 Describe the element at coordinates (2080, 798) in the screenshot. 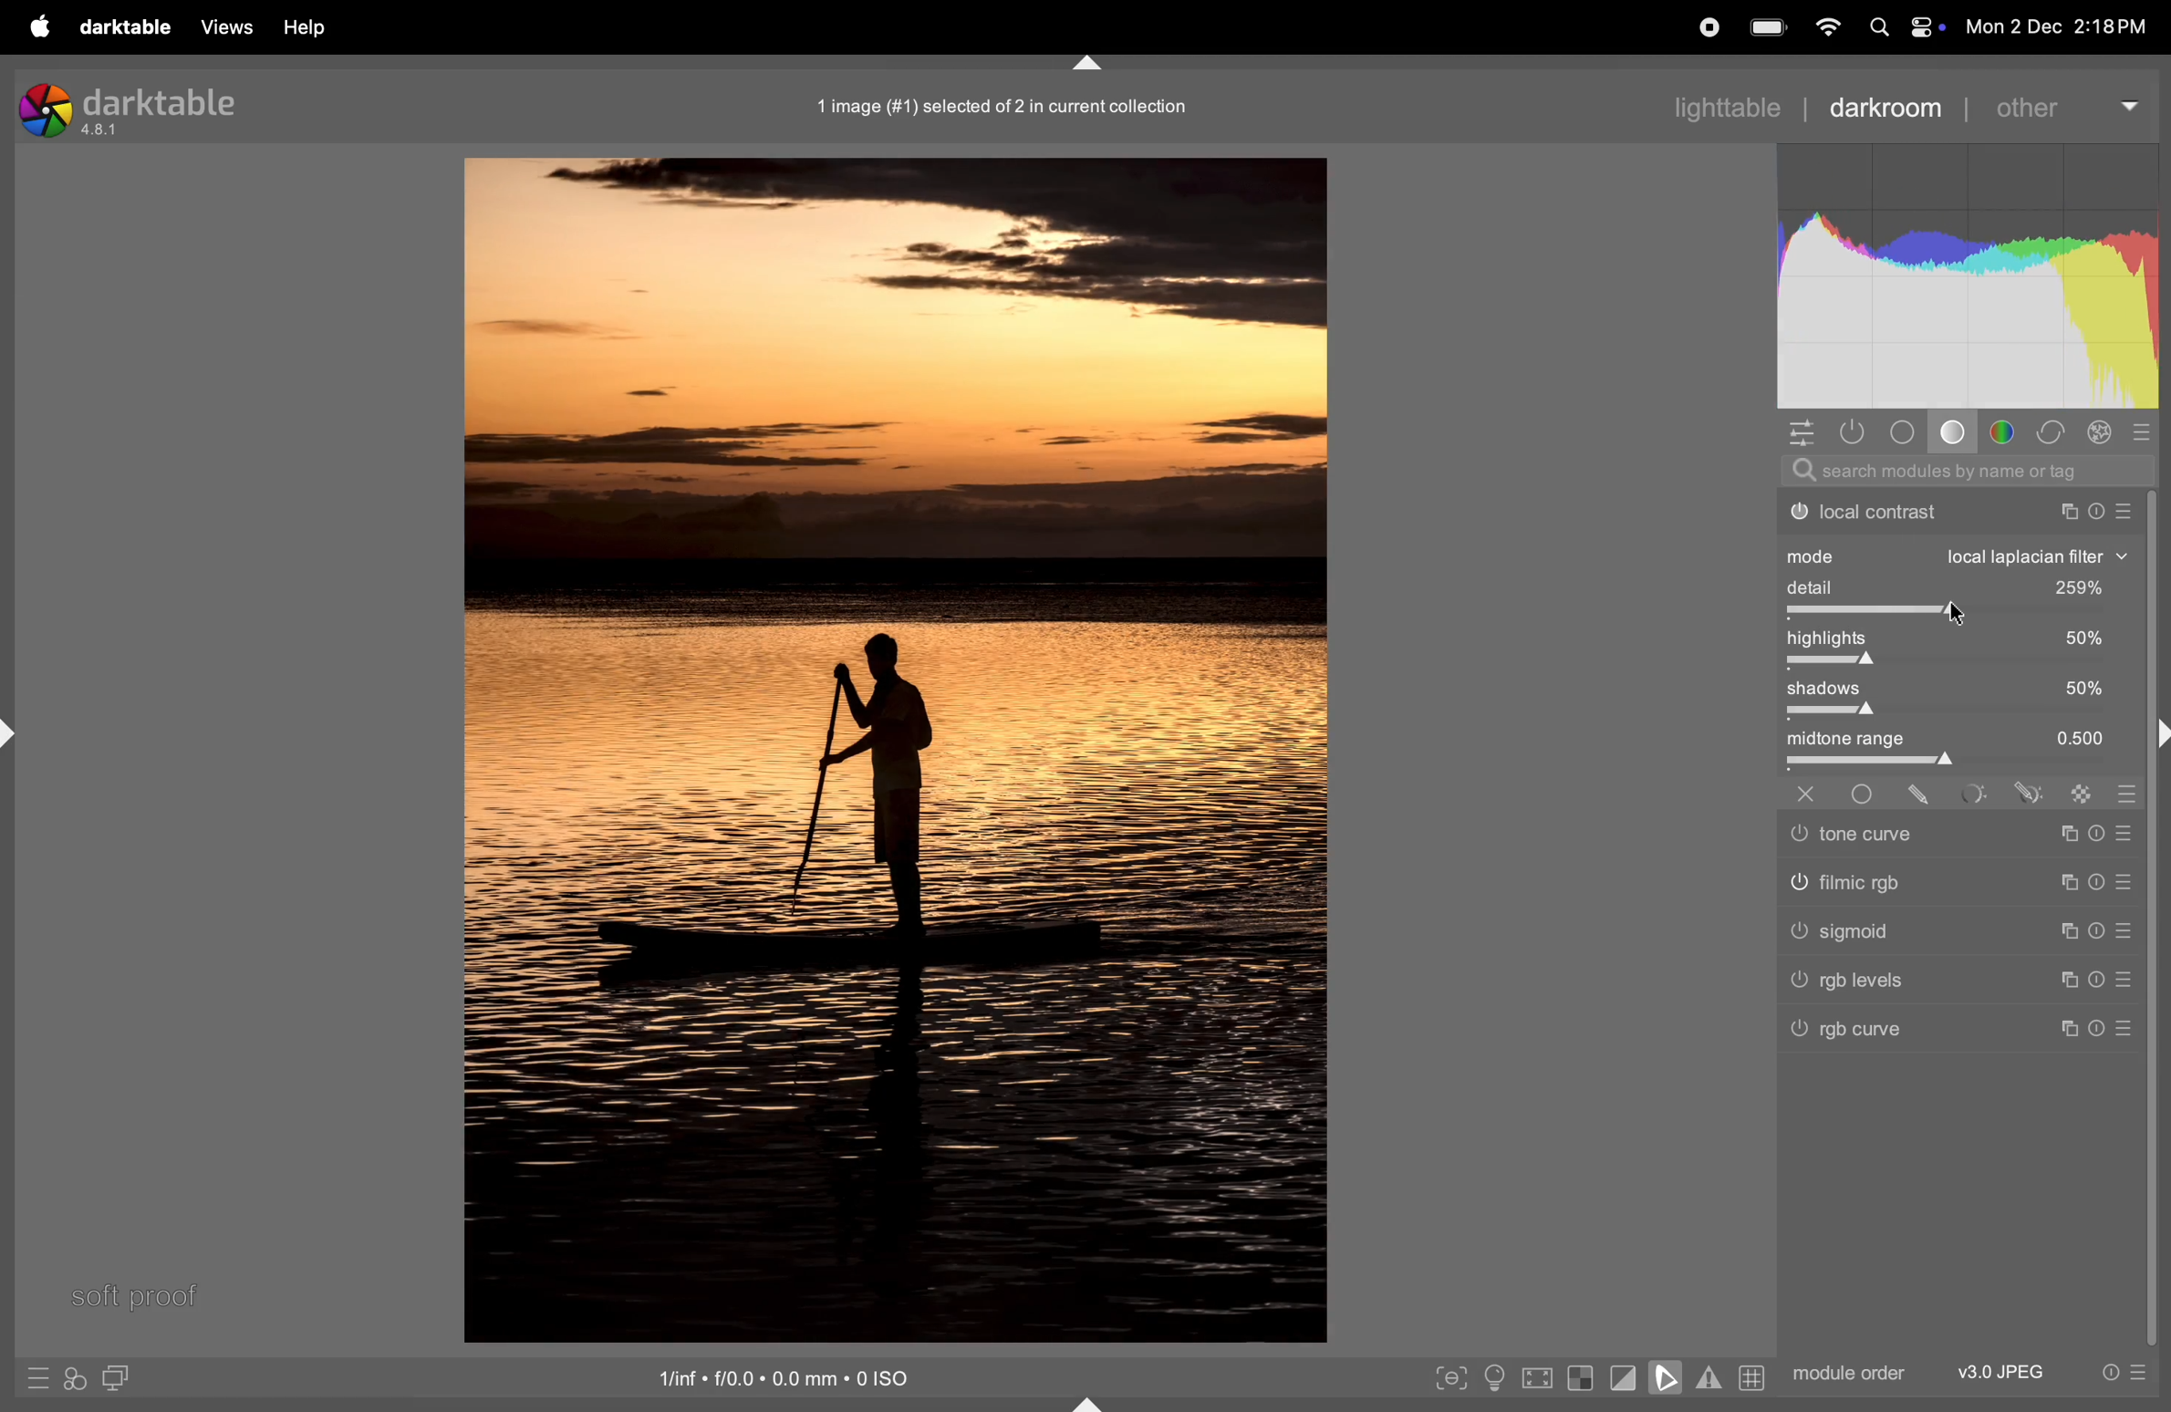

I see `sign` at that location.